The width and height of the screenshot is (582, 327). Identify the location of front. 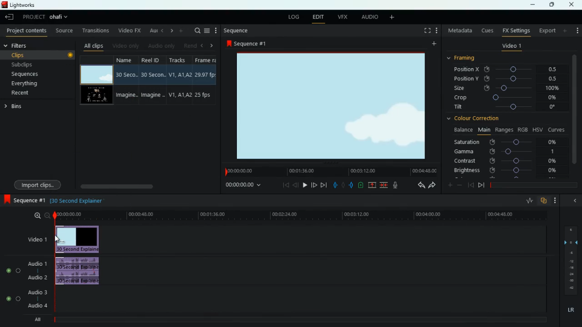
(315, 185).